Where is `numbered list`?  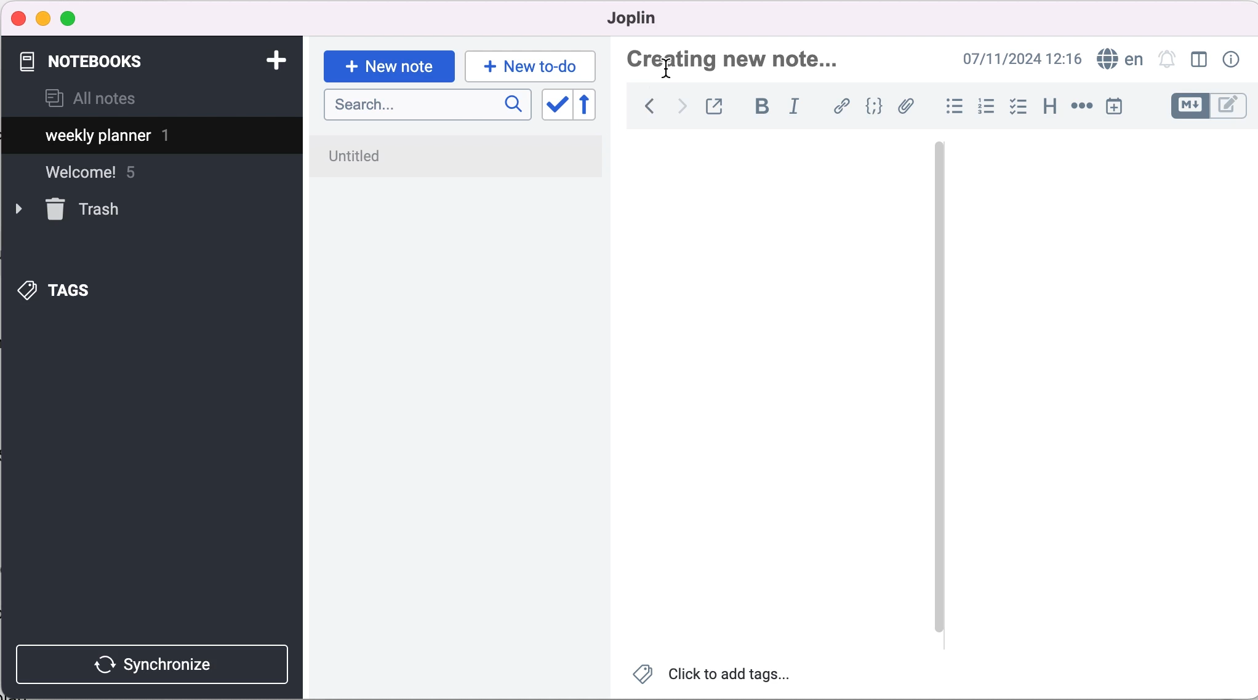
numbered list is located at coordinates (985, 108).